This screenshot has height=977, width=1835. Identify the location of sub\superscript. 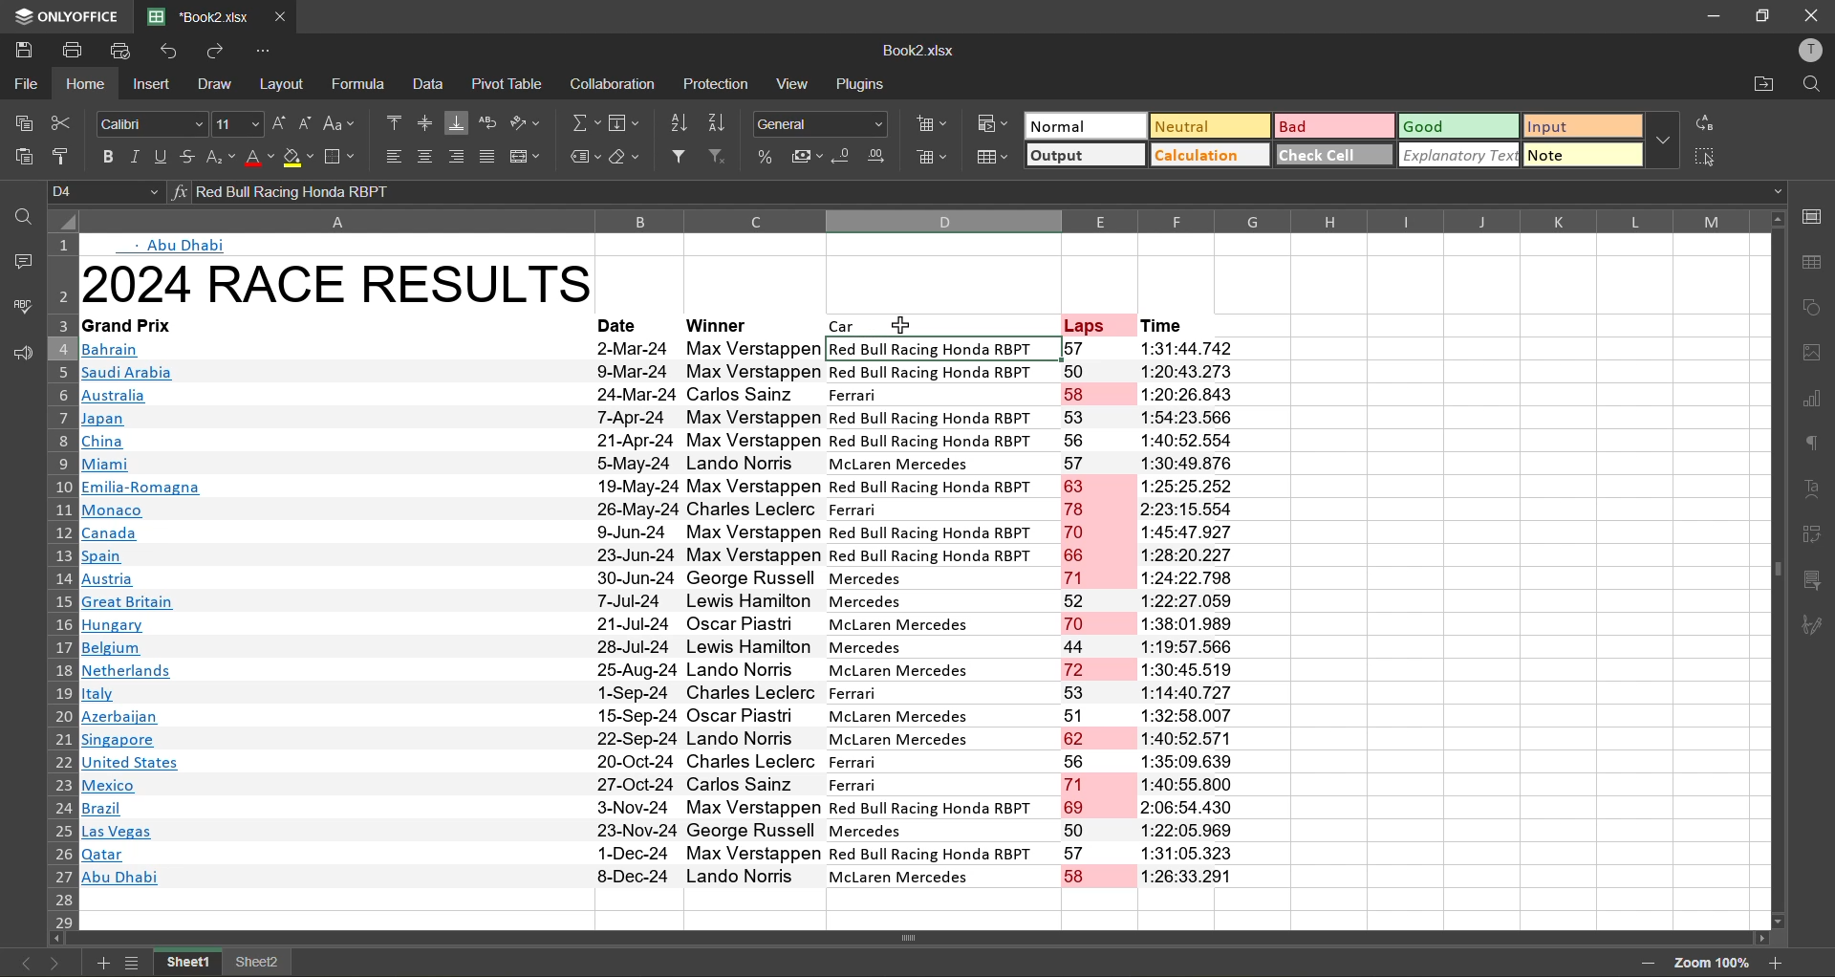
(222, 157).